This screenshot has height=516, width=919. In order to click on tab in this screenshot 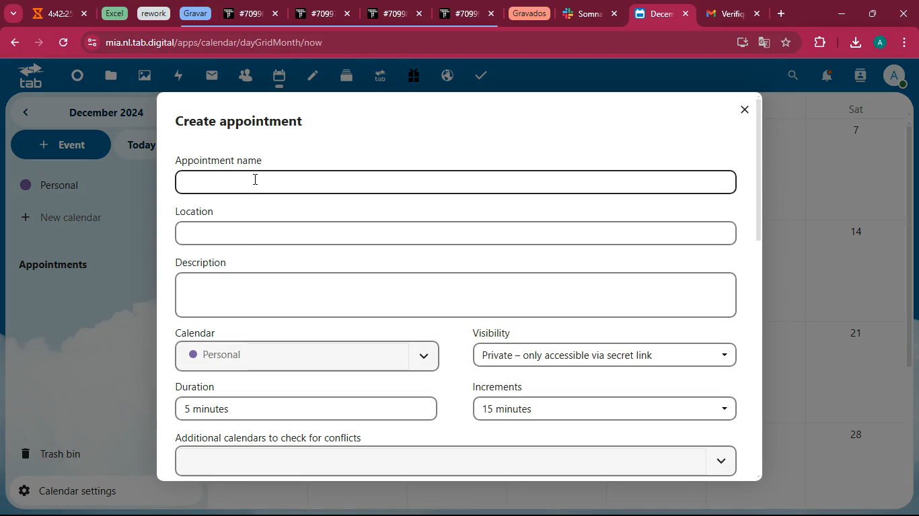, I will do `click(385, 15)`.